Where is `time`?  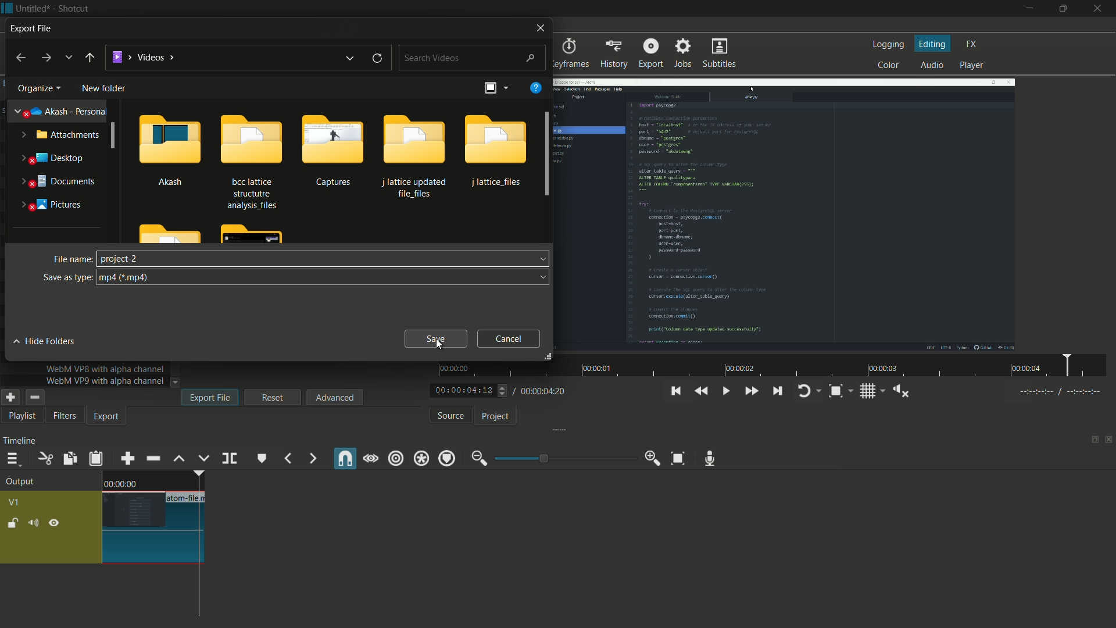
time is located at coordinates (120, 483).